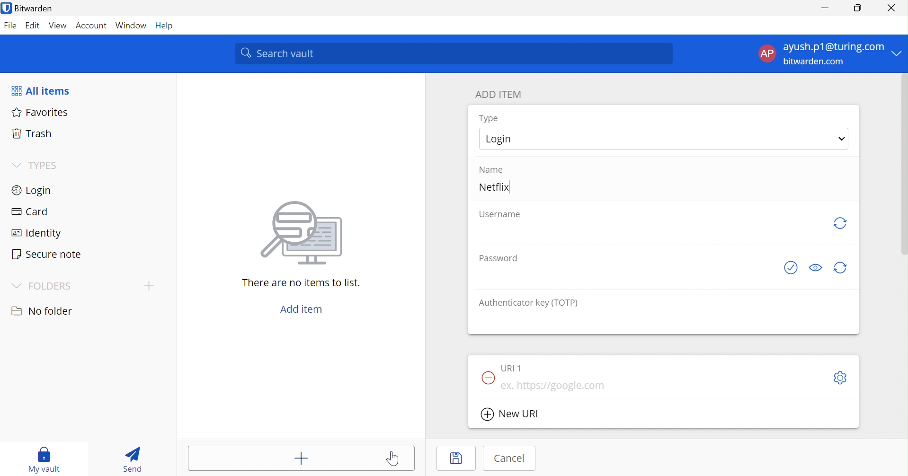  Describe the element at coordinates (528, 304) in the screenshot. I see `Authentication key (TOTP)` at that location.